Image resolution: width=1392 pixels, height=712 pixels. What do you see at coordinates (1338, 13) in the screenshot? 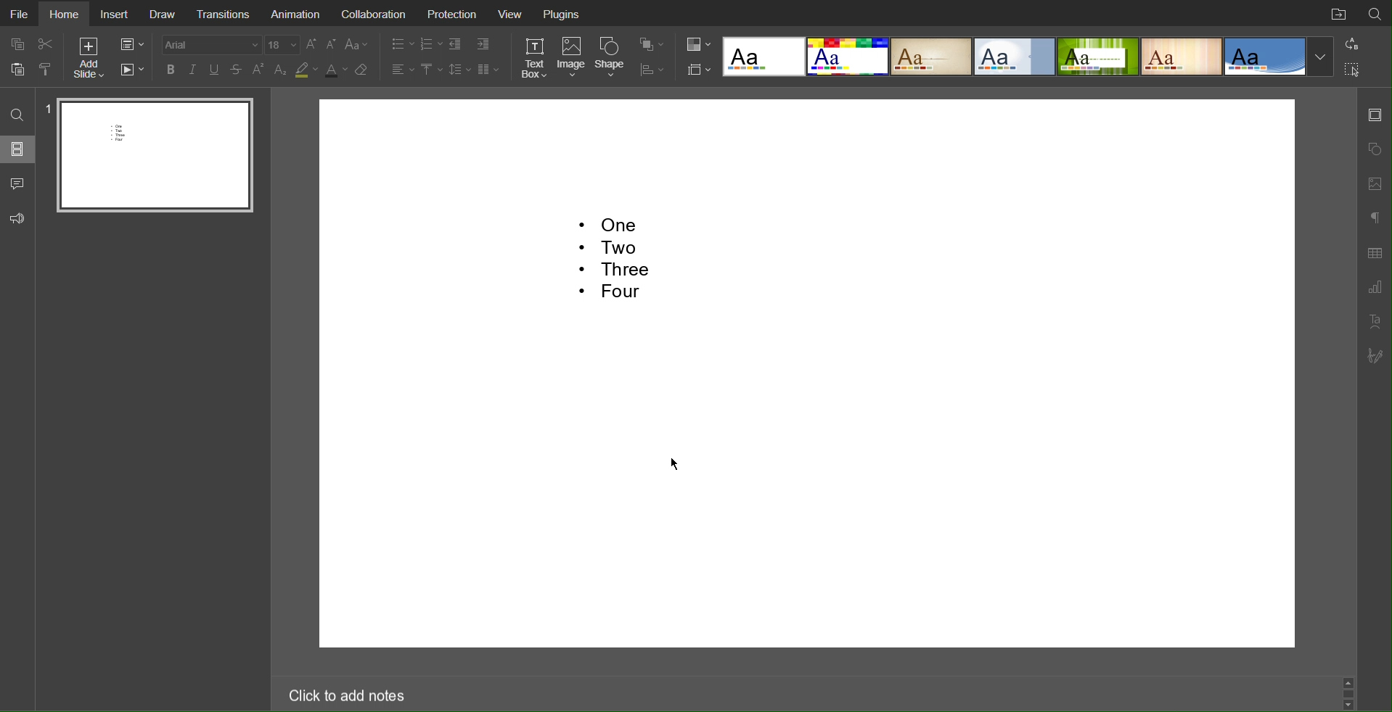
I see `Open File Location` at bounding box center [1338, 13].